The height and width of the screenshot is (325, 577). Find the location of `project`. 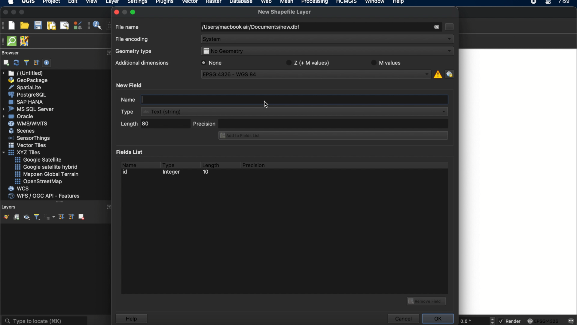

project is located at coordinates (50, 2).